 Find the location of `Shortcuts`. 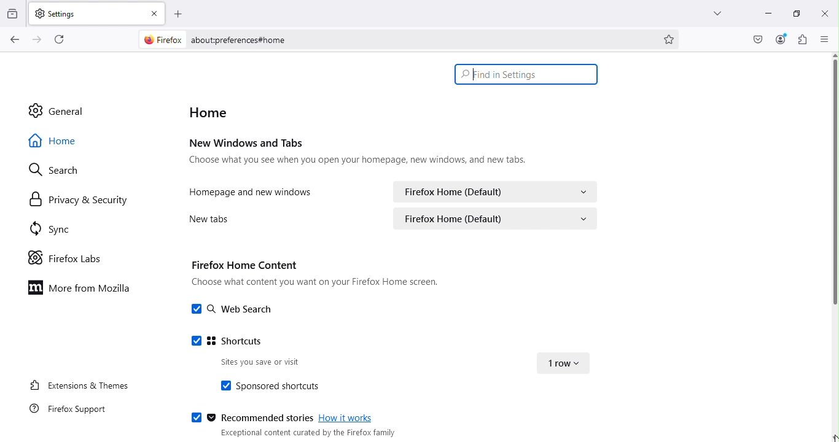

Shortcuts is located at coordinates (220, 341).